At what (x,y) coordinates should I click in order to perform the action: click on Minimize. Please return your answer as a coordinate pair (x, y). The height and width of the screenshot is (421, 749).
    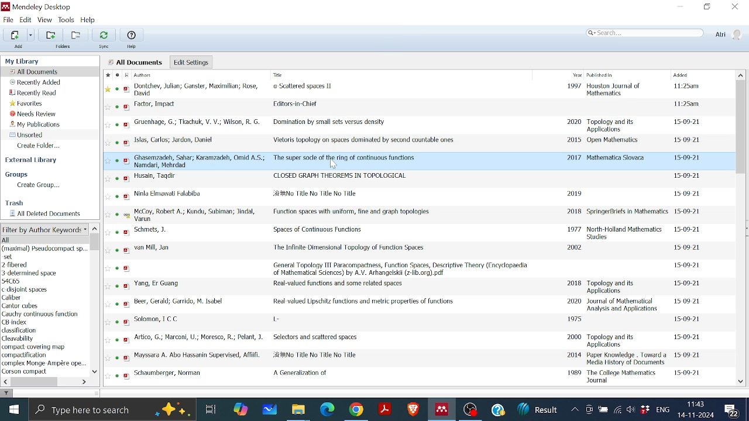
    Looking at the image, I should click on (679, 6).